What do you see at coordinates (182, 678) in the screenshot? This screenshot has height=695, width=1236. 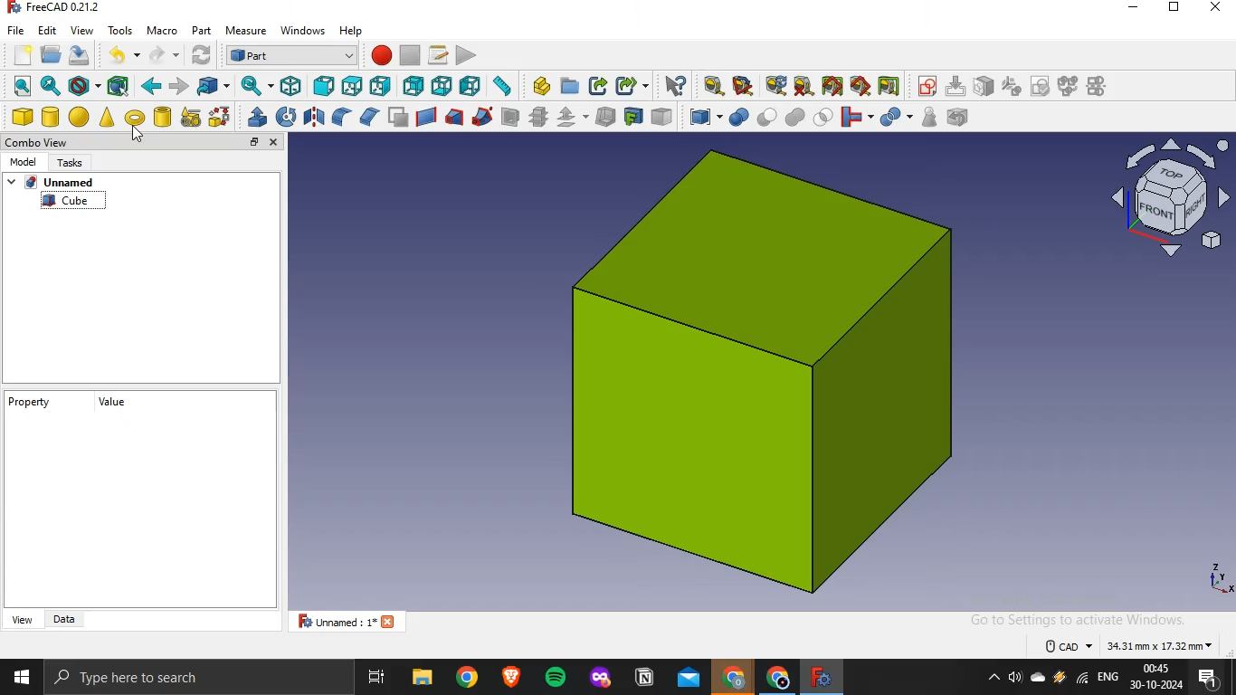 I see `type here to search` at bounding box center [182, 678].